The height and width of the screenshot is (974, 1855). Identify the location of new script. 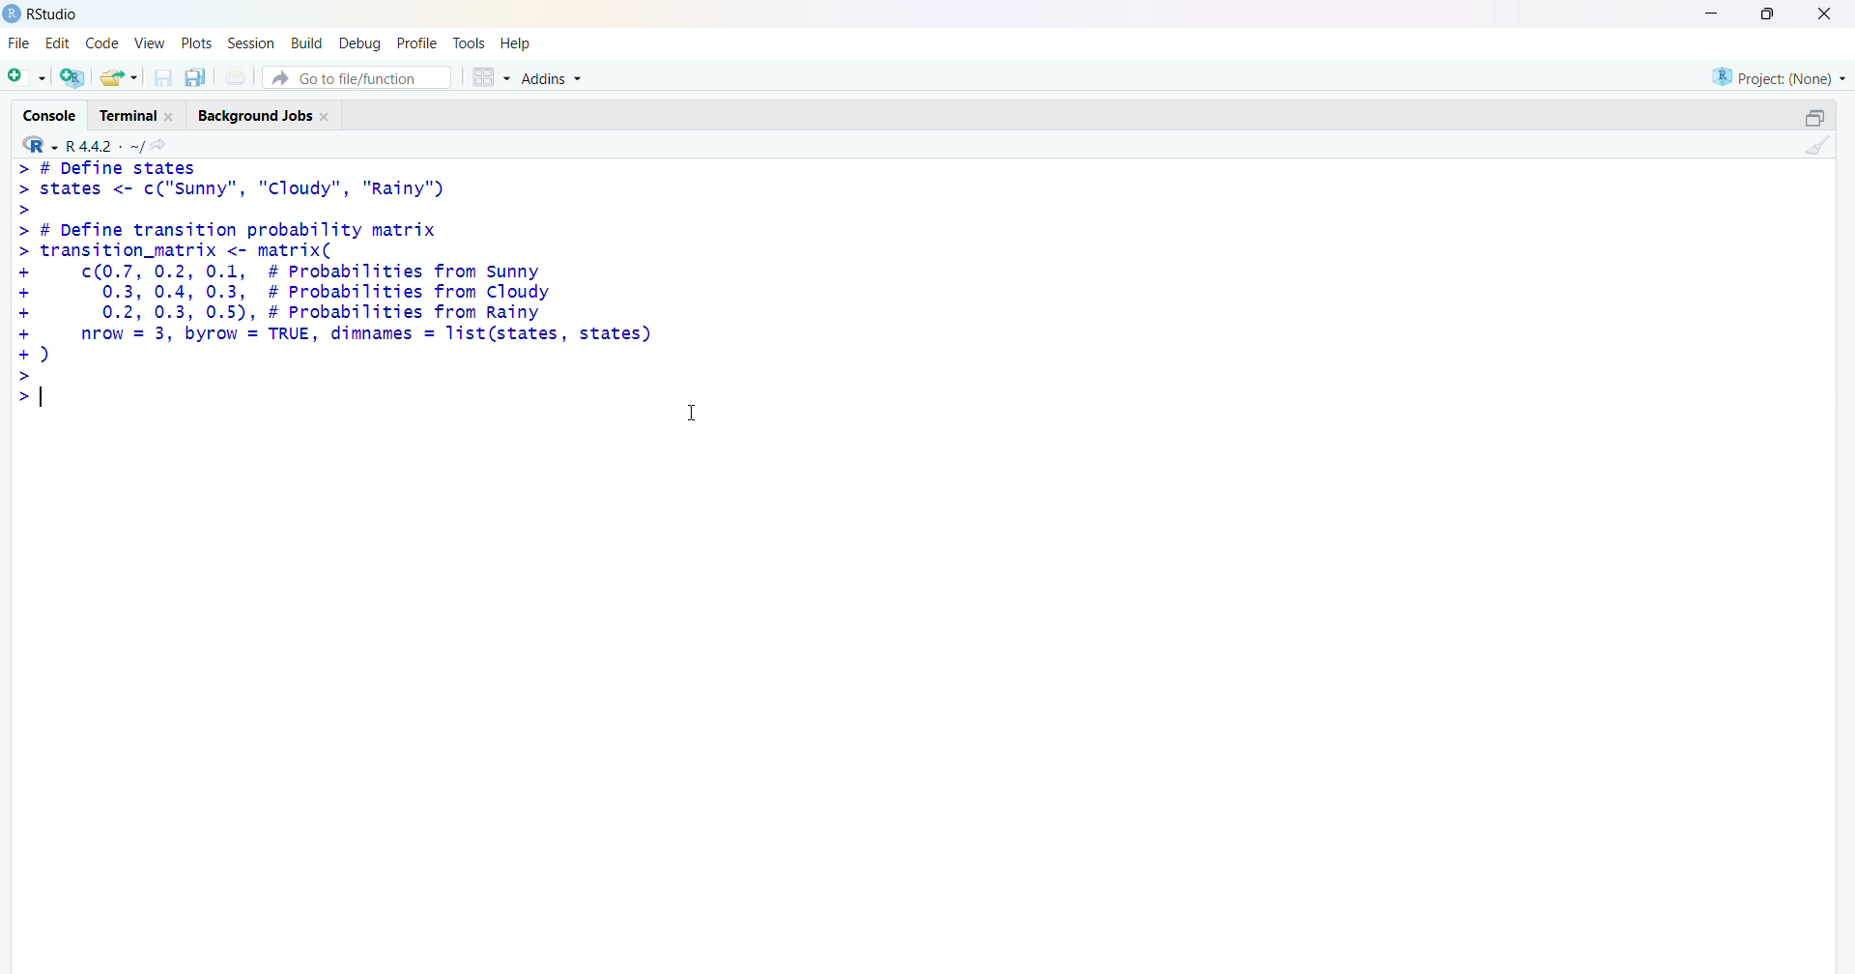
(26, 76).